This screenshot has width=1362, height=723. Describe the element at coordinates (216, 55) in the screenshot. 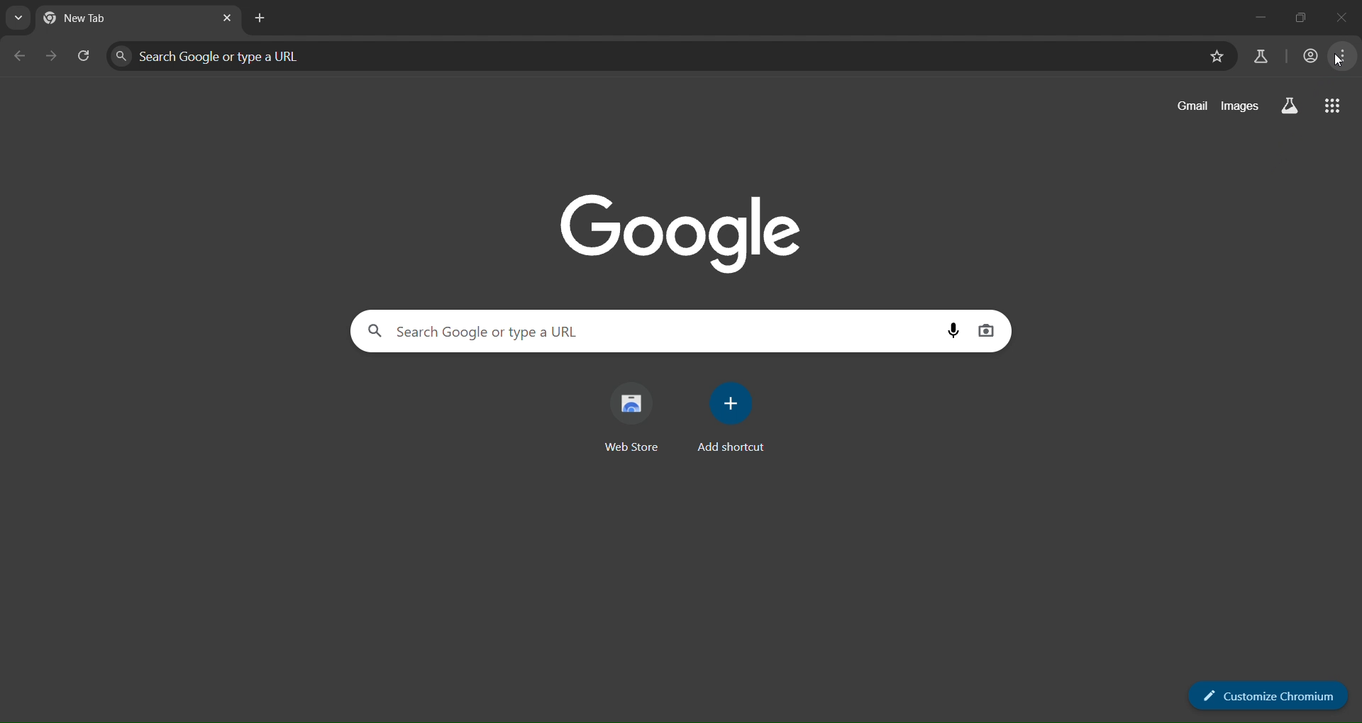

I see `search panel` at that location.